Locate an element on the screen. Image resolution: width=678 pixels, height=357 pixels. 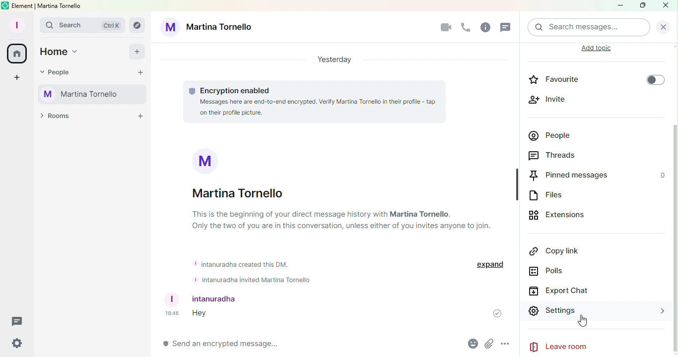
Home is located at coordinates (17, 55).